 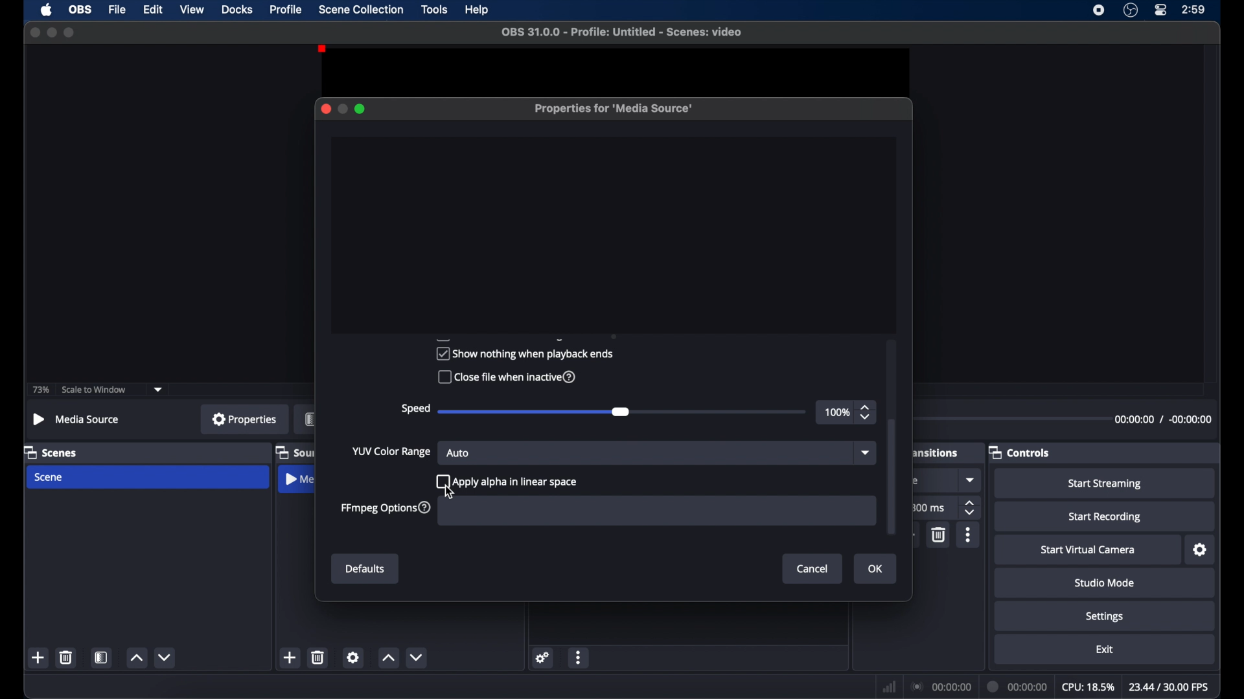 What do you see at coordinates (543, 658) in the screenshot?
I see `settings` at bounding box center [543, 658].